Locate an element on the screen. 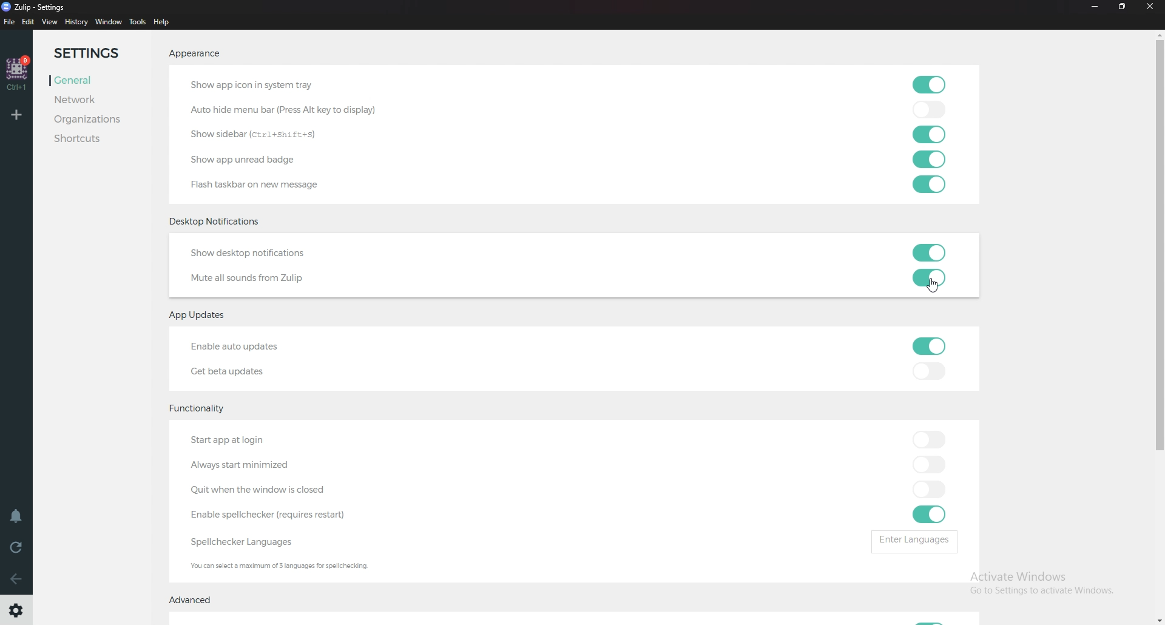  scroll bar is located at coordinates (1153, 328).